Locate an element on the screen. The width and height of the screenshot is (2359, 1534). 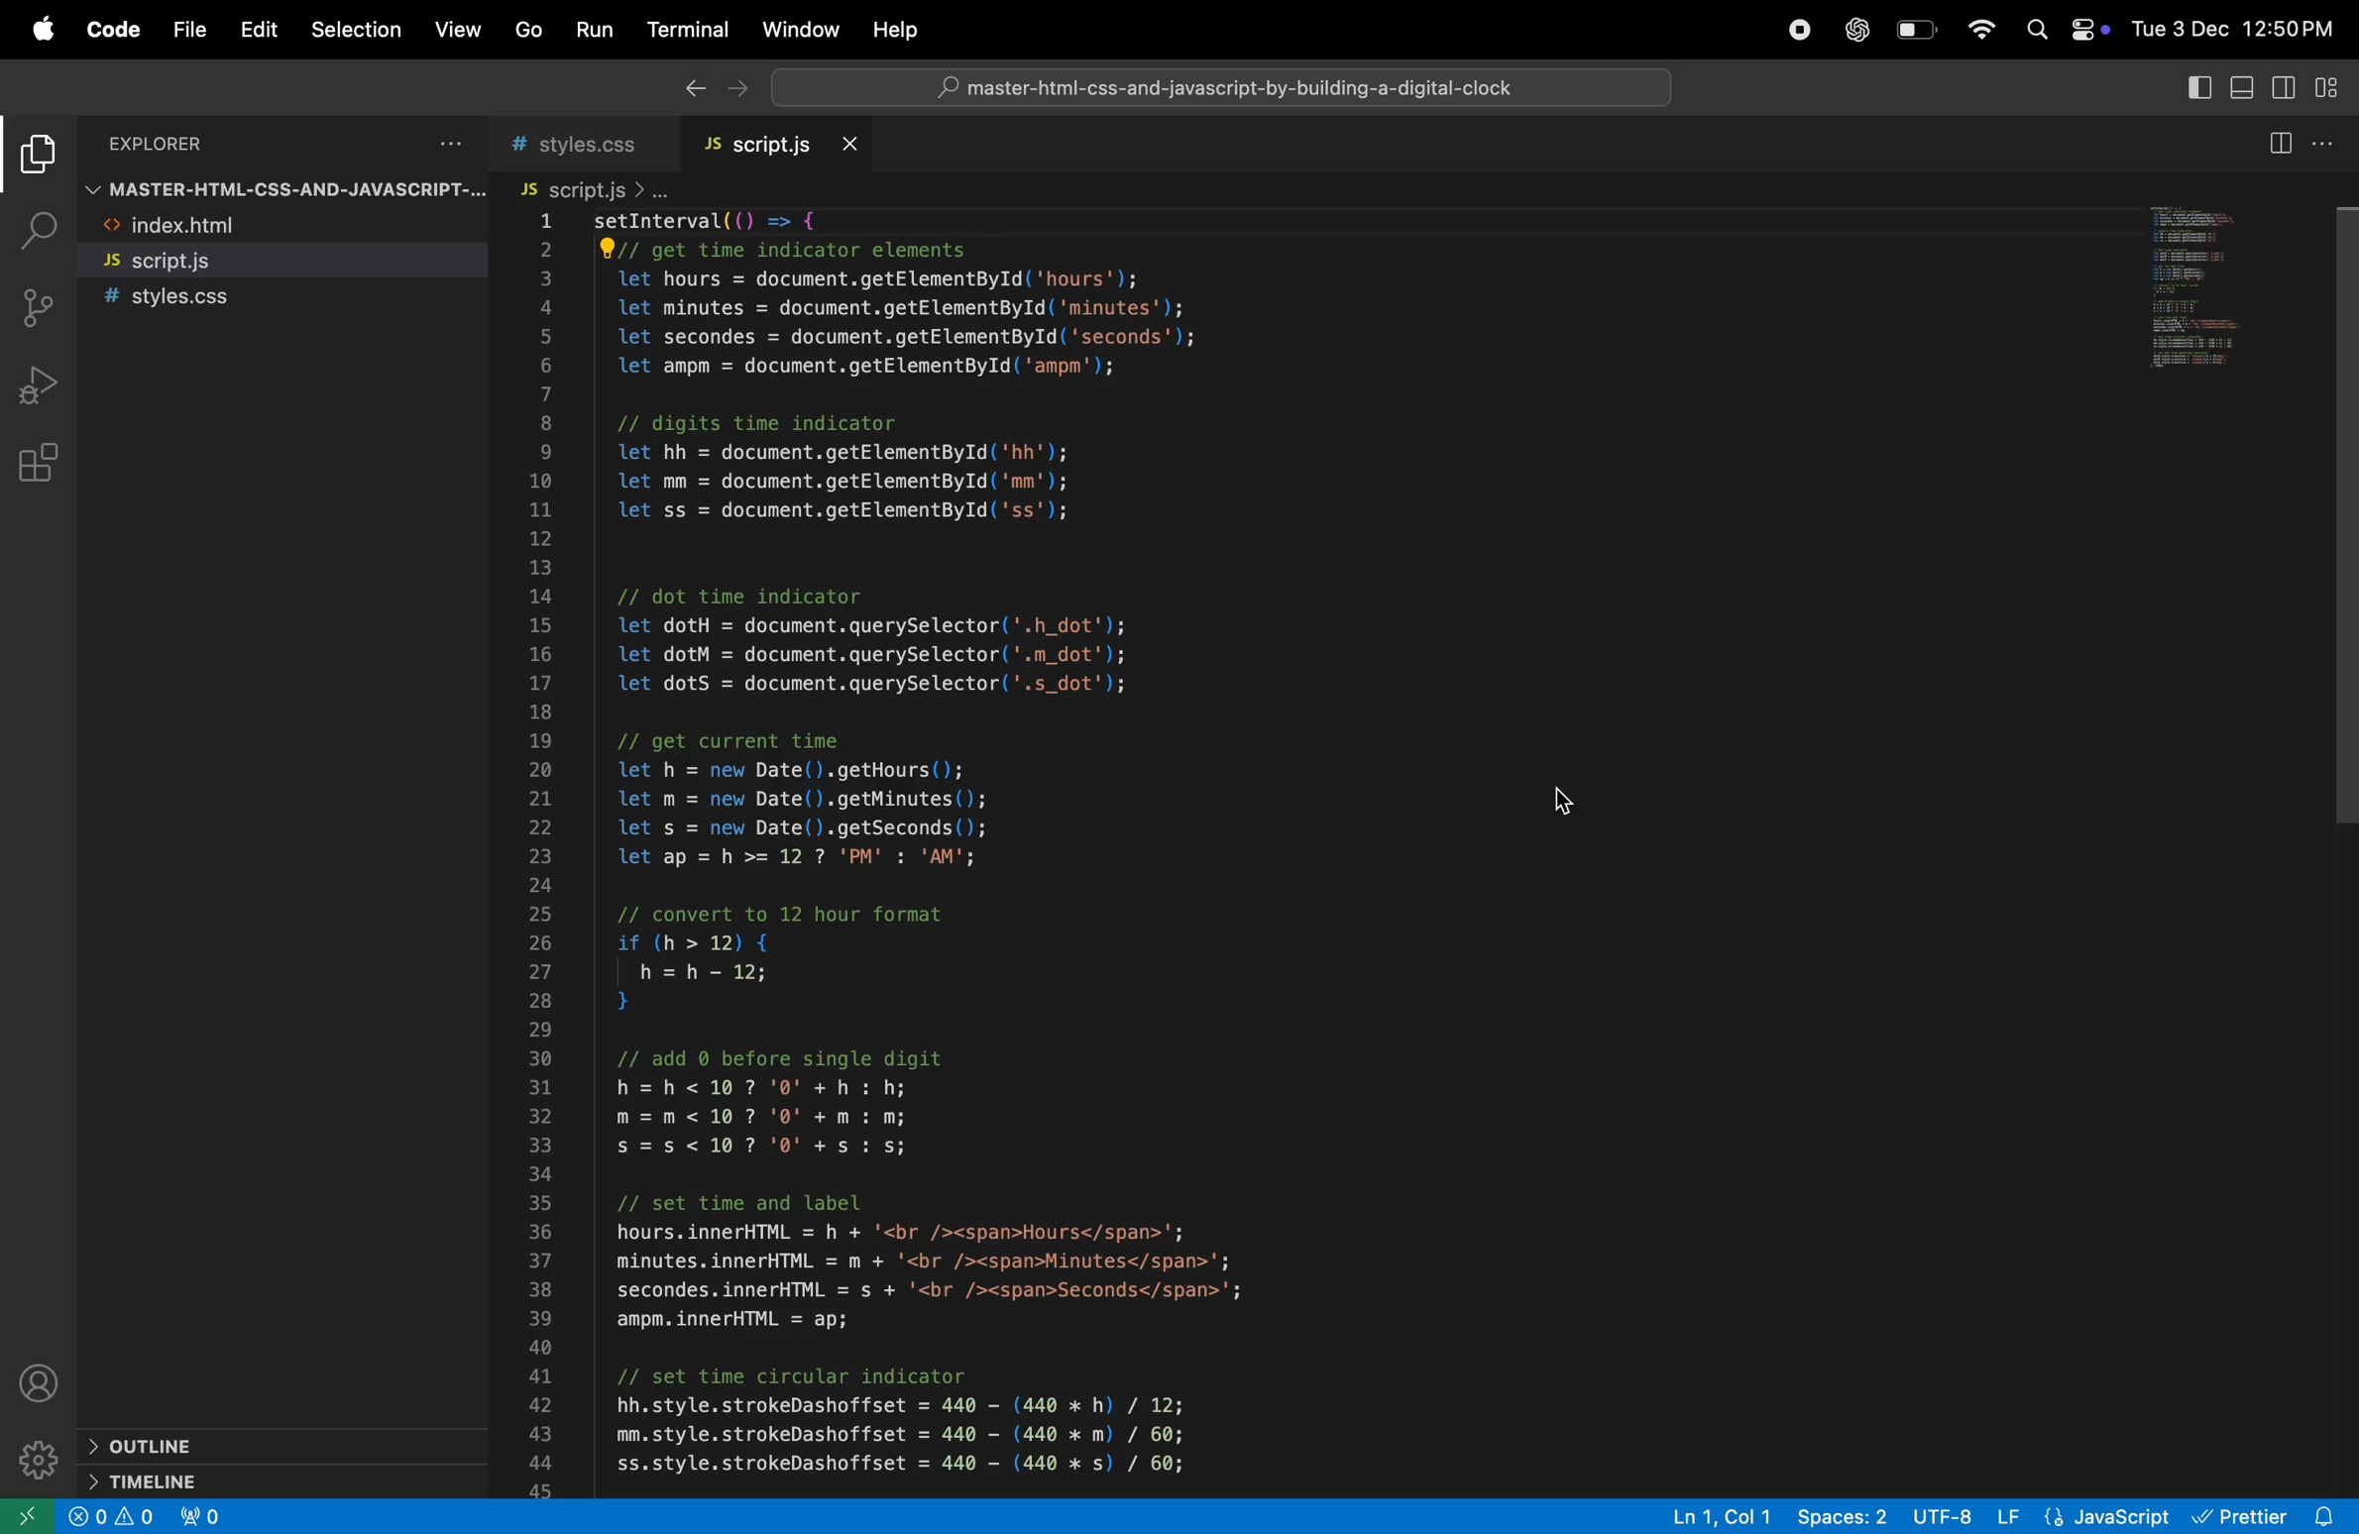
search is located at coordinates (41, 226).